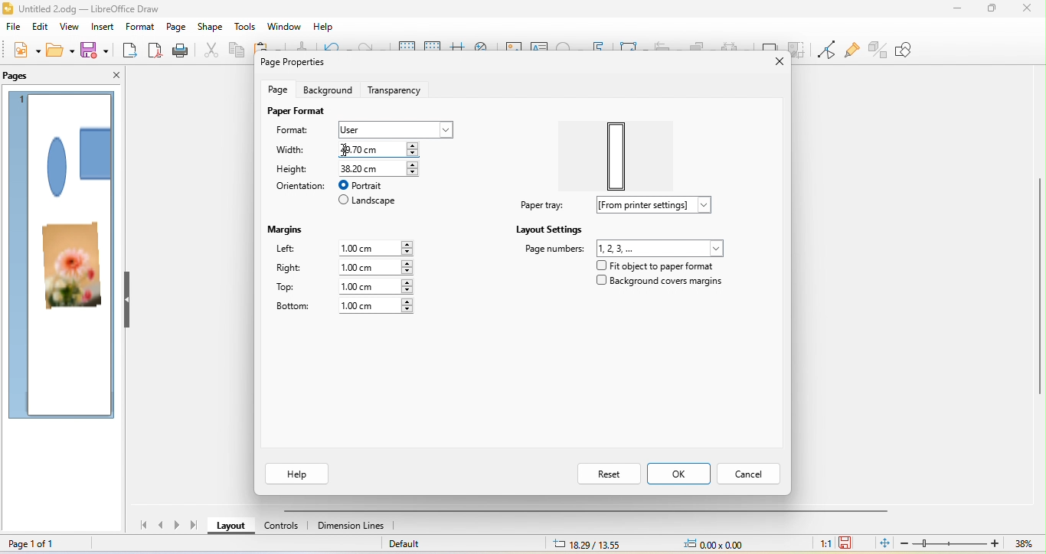 The width and height of the screenshot is (1046, 554). I want to click on layout settings, so click(552, 229).